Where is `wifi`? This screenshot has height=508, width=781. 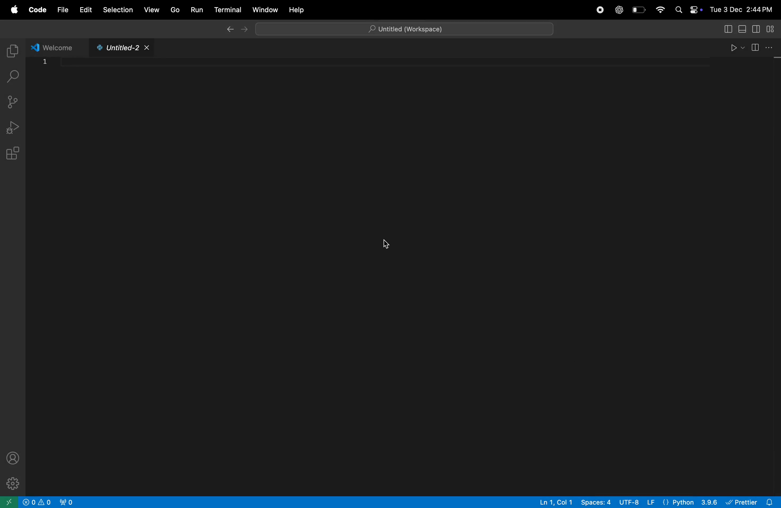 wifi is located at coordinates (660, 10).